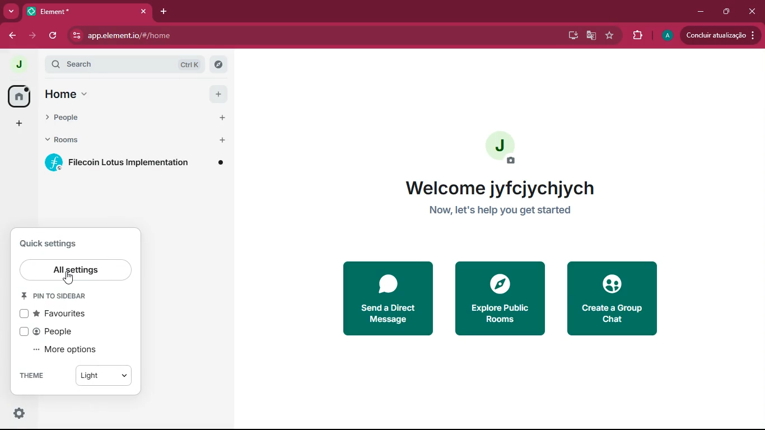 The height and width of the screenshot is (430, 765). Describe the element at coordinates (610, 36) in the screenshot. I see `bookmark` at that location.